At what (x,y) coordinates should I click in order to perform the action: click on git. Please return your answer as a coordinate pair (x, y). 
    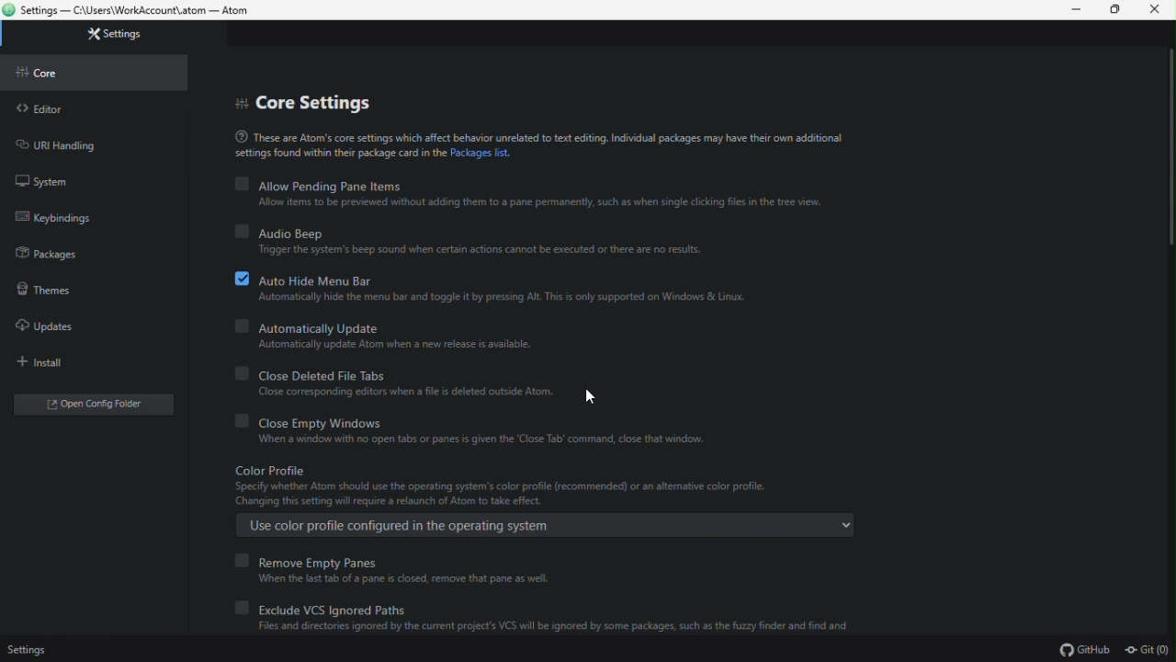
    Looking at the image, I should click on (1148, 652).